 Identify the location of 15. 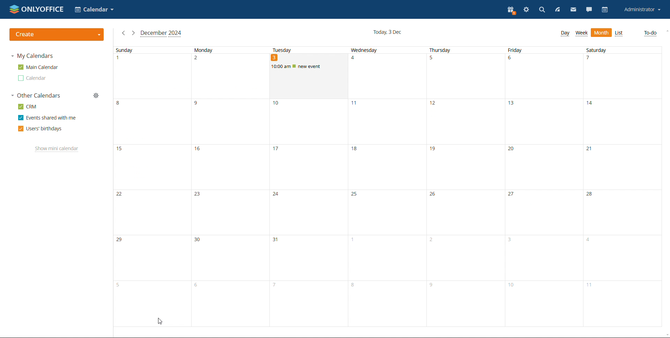
(152, 167).